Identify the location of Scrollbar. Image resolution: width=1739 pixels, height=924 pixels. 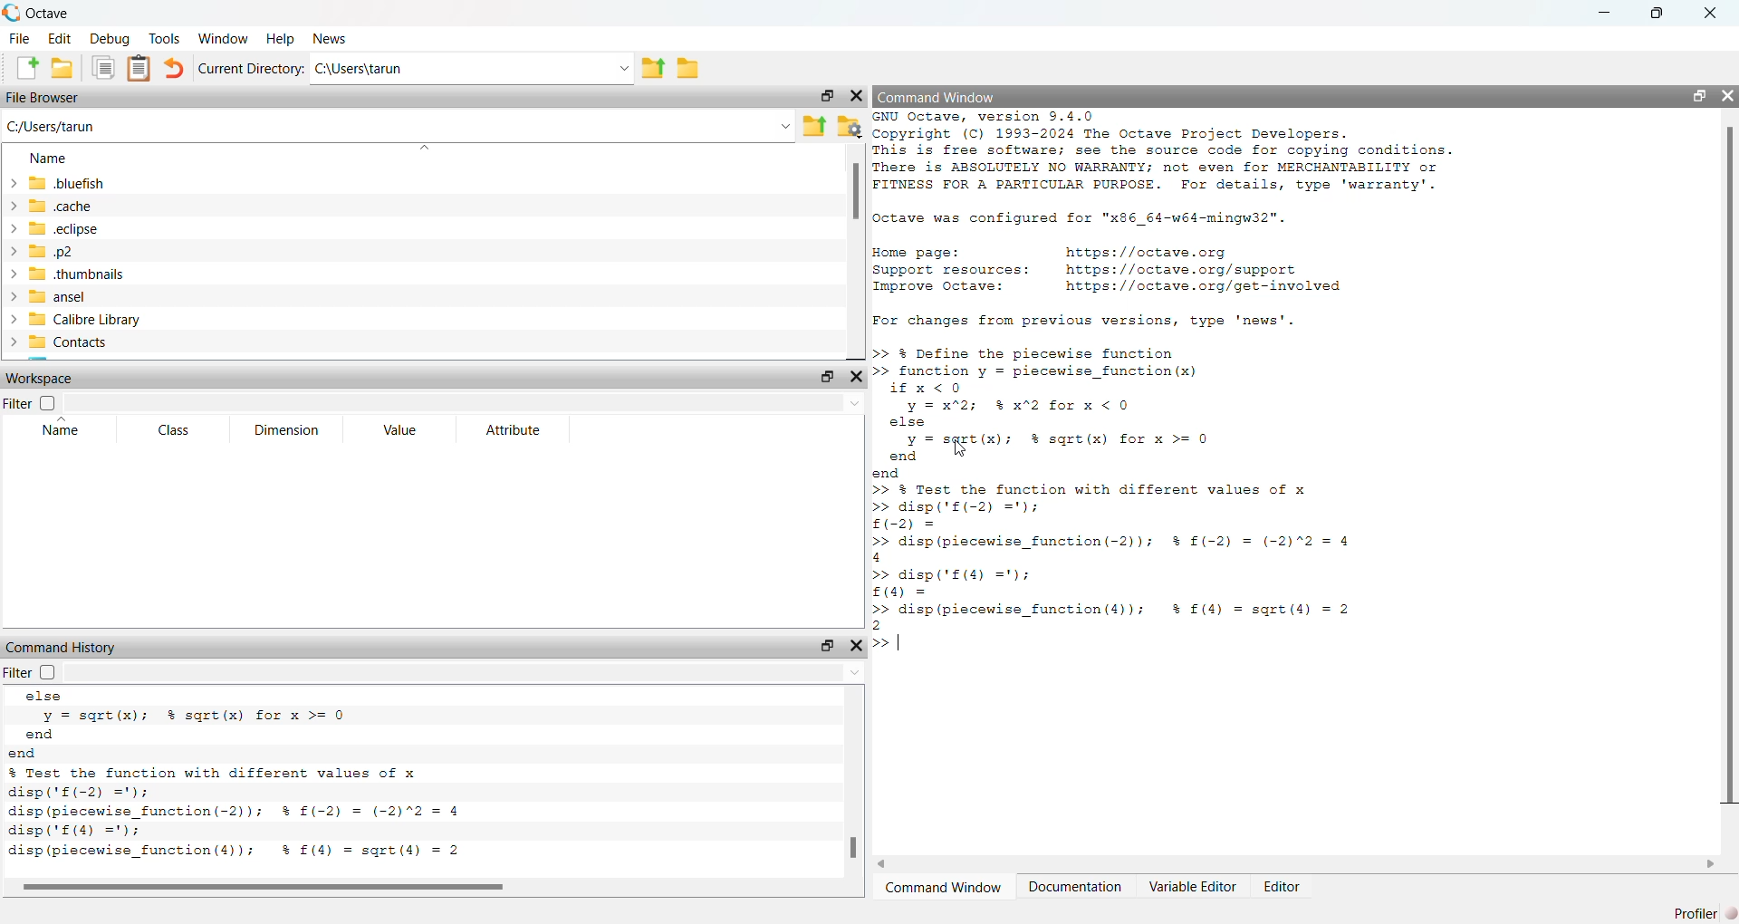
(278, 887).